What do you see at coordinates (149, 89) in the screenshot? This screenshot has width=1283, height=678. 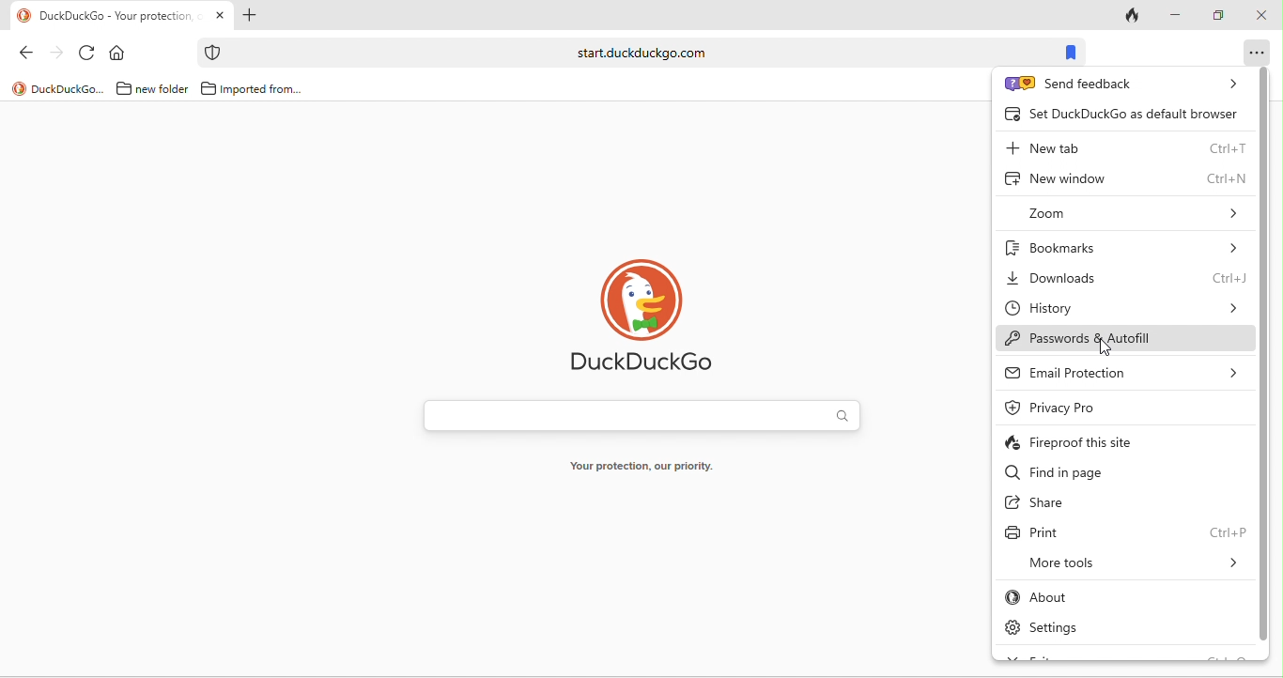 I see `new folder` at bounding box center [149, 89].